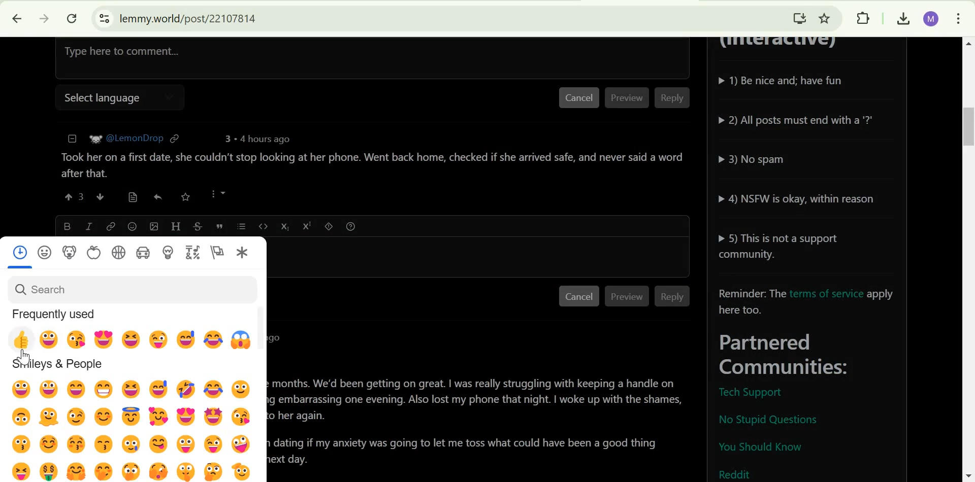 This screenshot has width=975, height=482. I want to click on collapse, so click(71, 139).